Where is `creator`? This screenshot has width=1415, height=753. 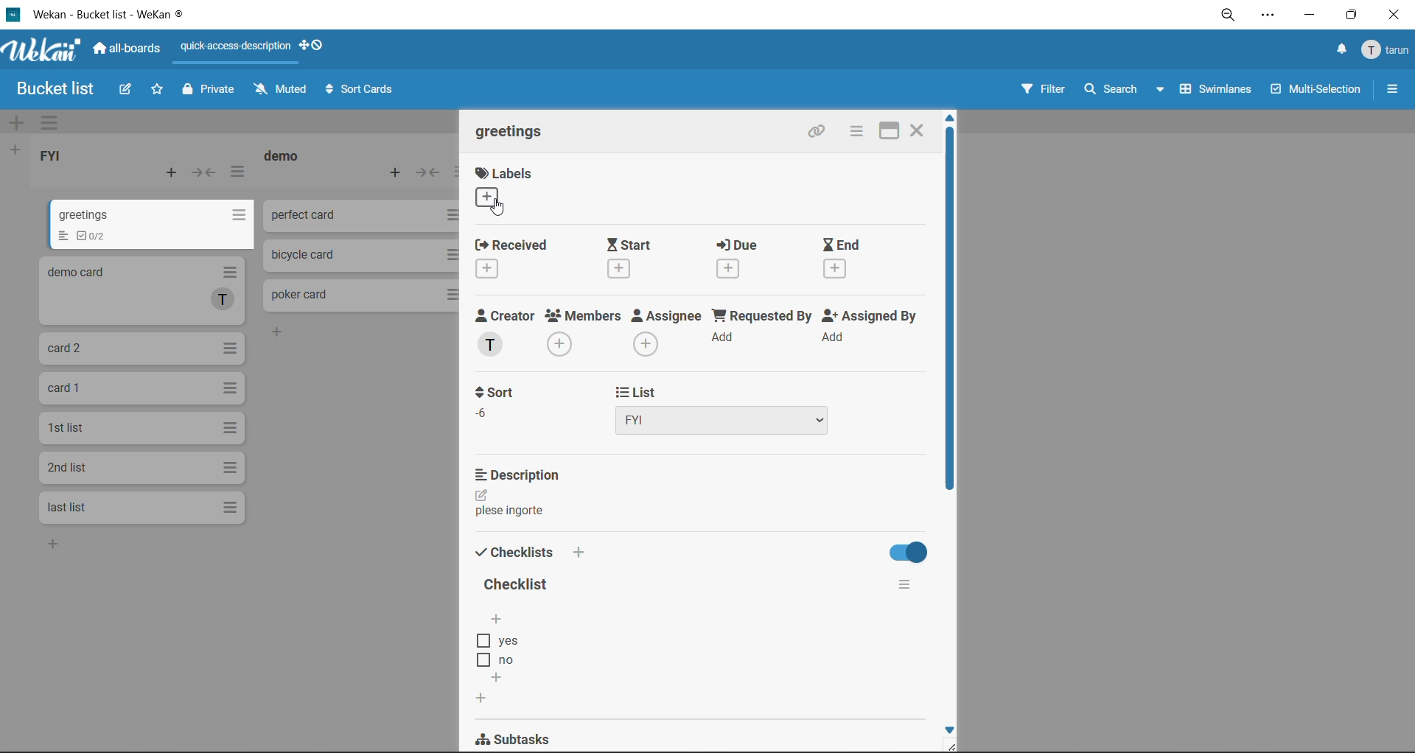
creator is located at coordinates (506, 332).